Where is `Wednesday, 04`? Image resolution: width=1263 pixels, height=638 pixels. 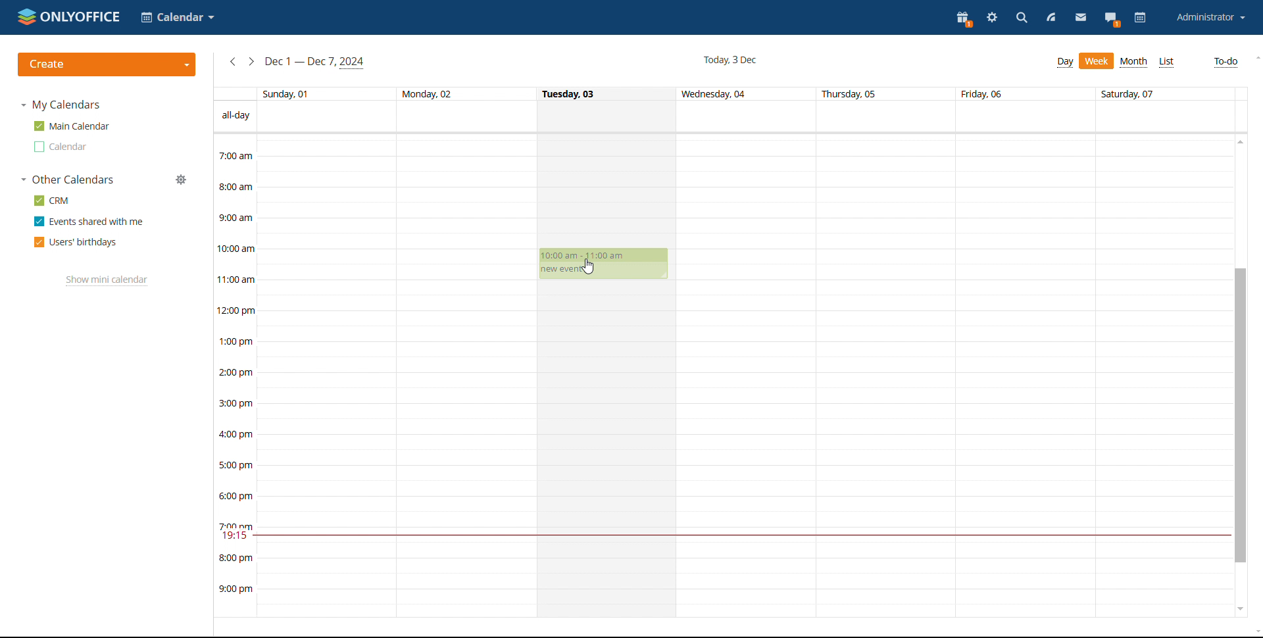
Wednesday, 04 is located at coordinates (716, 95).